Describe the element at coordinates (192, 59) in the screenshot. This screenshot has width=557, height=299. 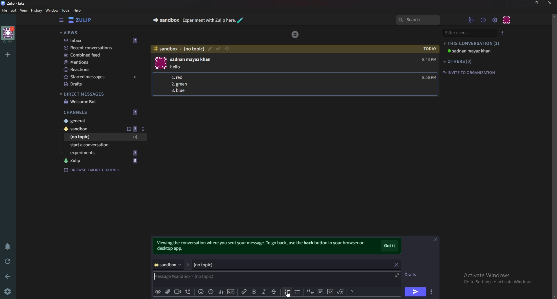
I see `User` at that location.